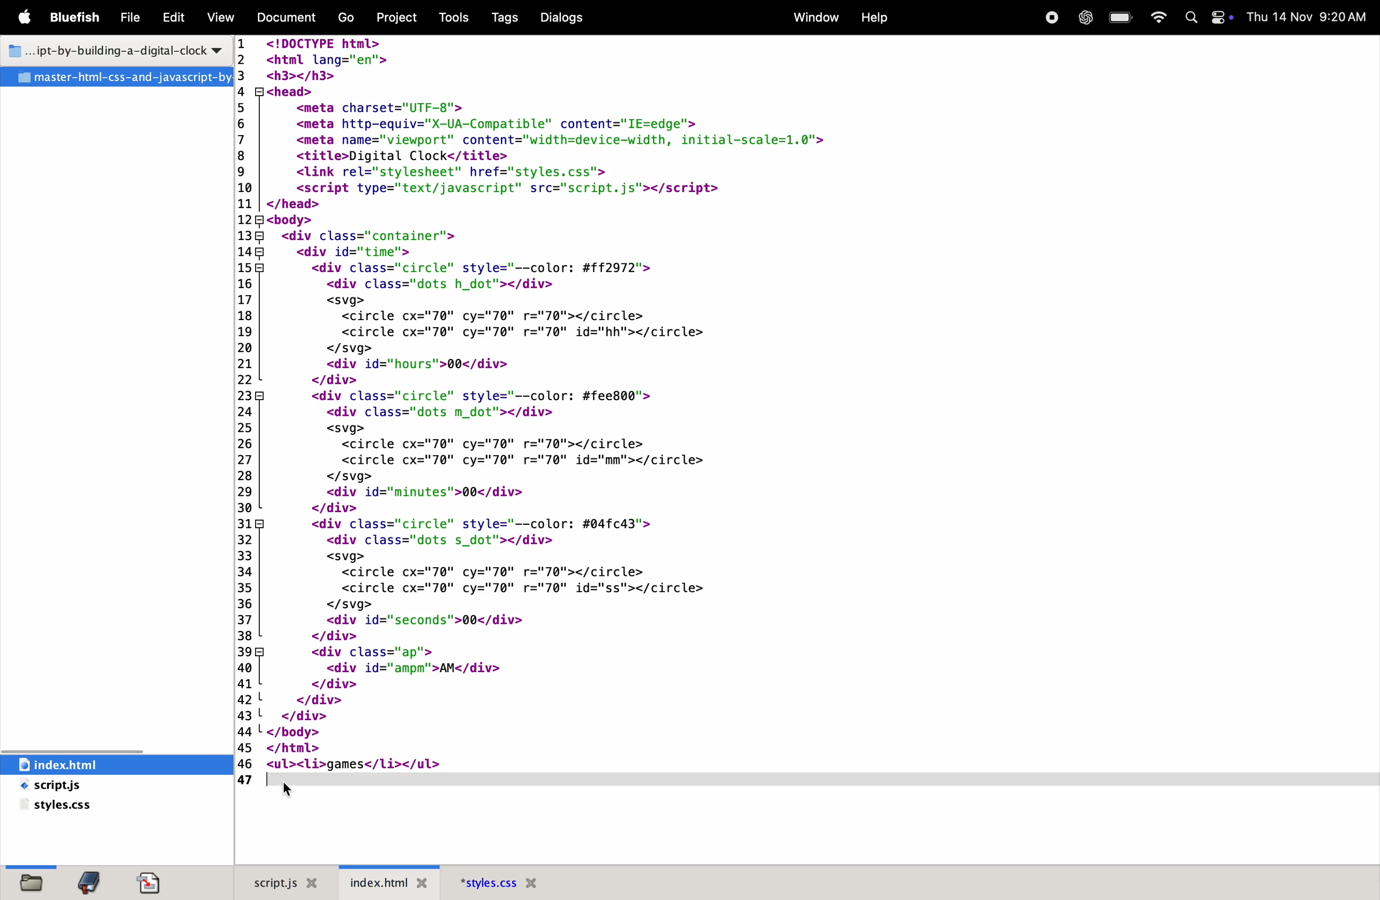  Describe the element at coordinates (1158, 18) in the screenshot. I see `wifi` at that location.